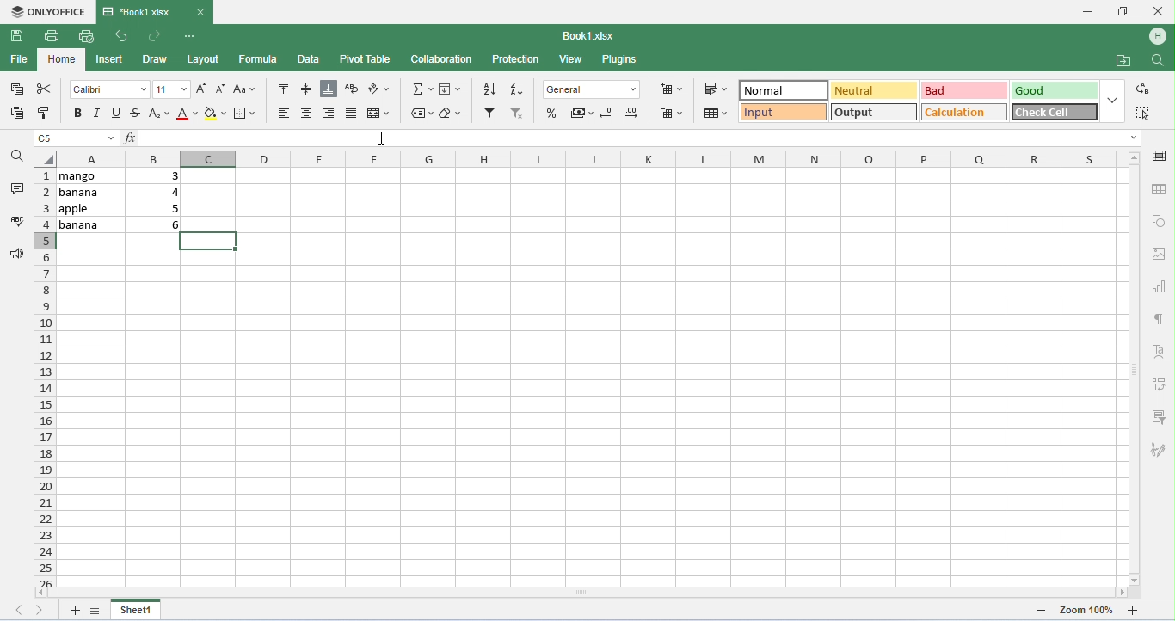 Image resolution: width=1175 pixels, height=621 pixels. What do you see at coordinates (219, 89) in the screenshot?
I see `decrement font size` at bounding box center [219, 89].